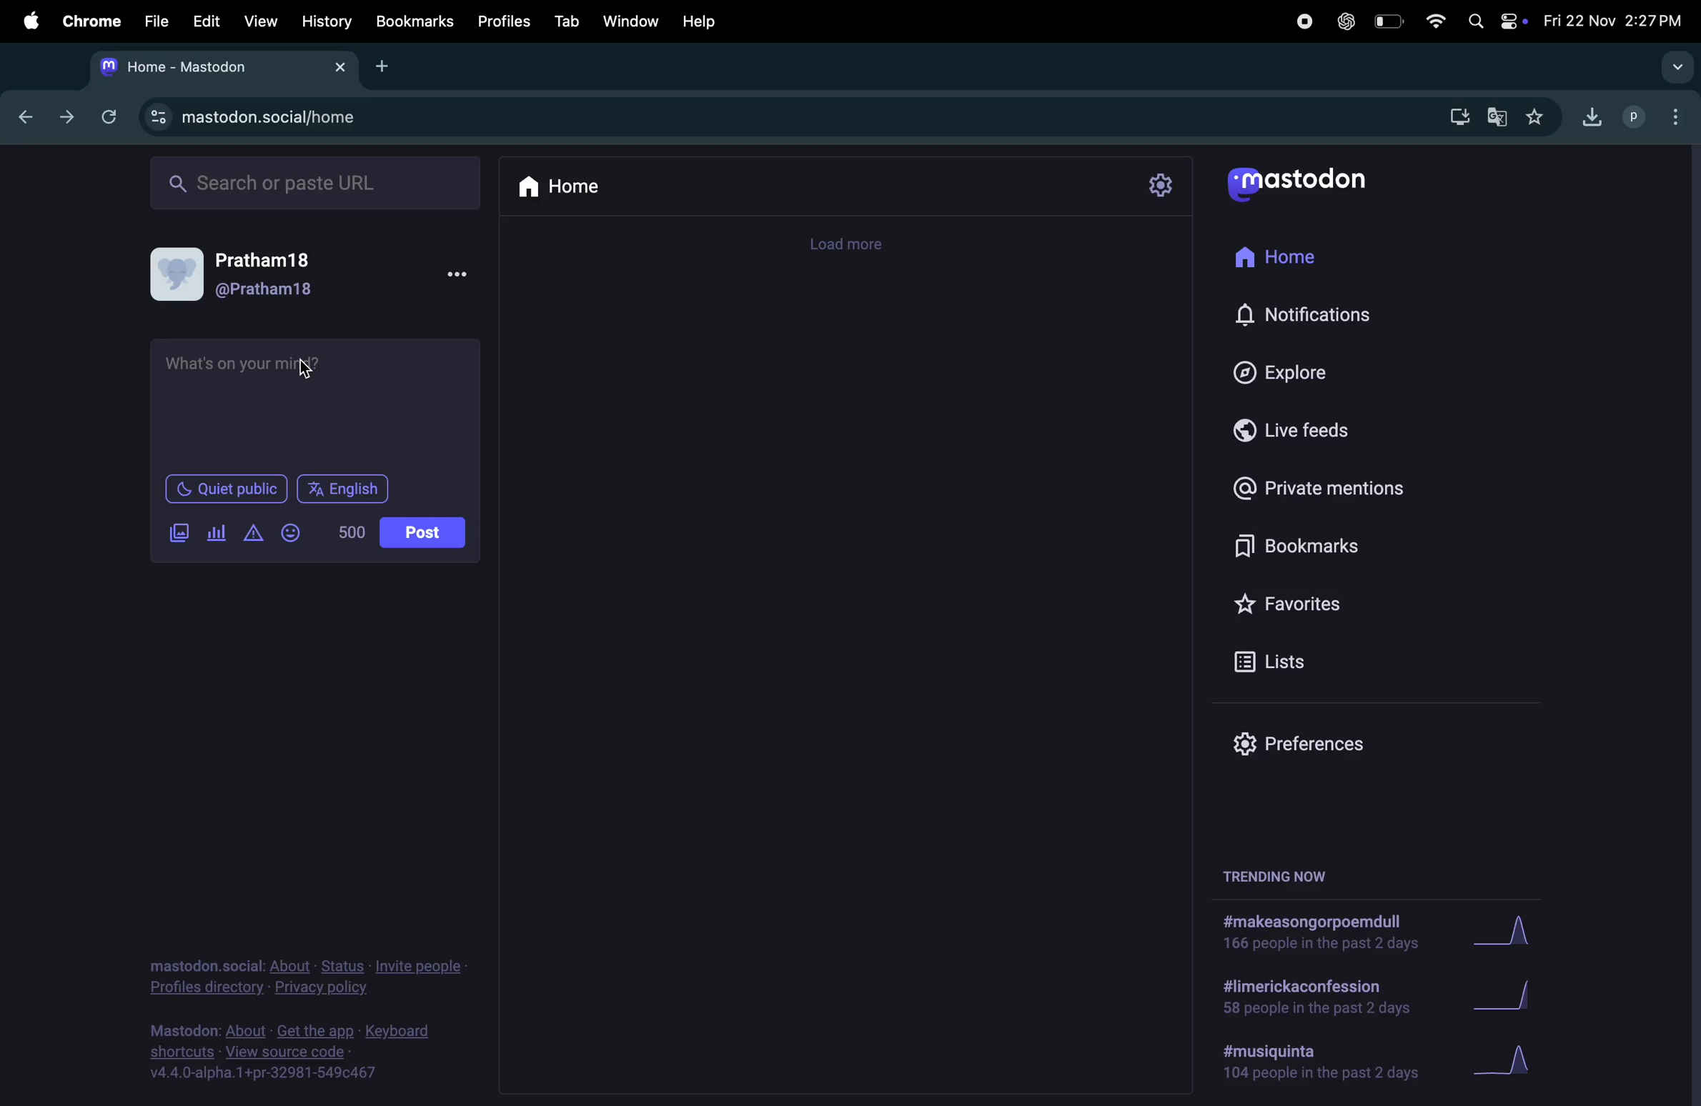  Describe the element at coordinates (344, 67) in the screenshot. I see `close` at that location.